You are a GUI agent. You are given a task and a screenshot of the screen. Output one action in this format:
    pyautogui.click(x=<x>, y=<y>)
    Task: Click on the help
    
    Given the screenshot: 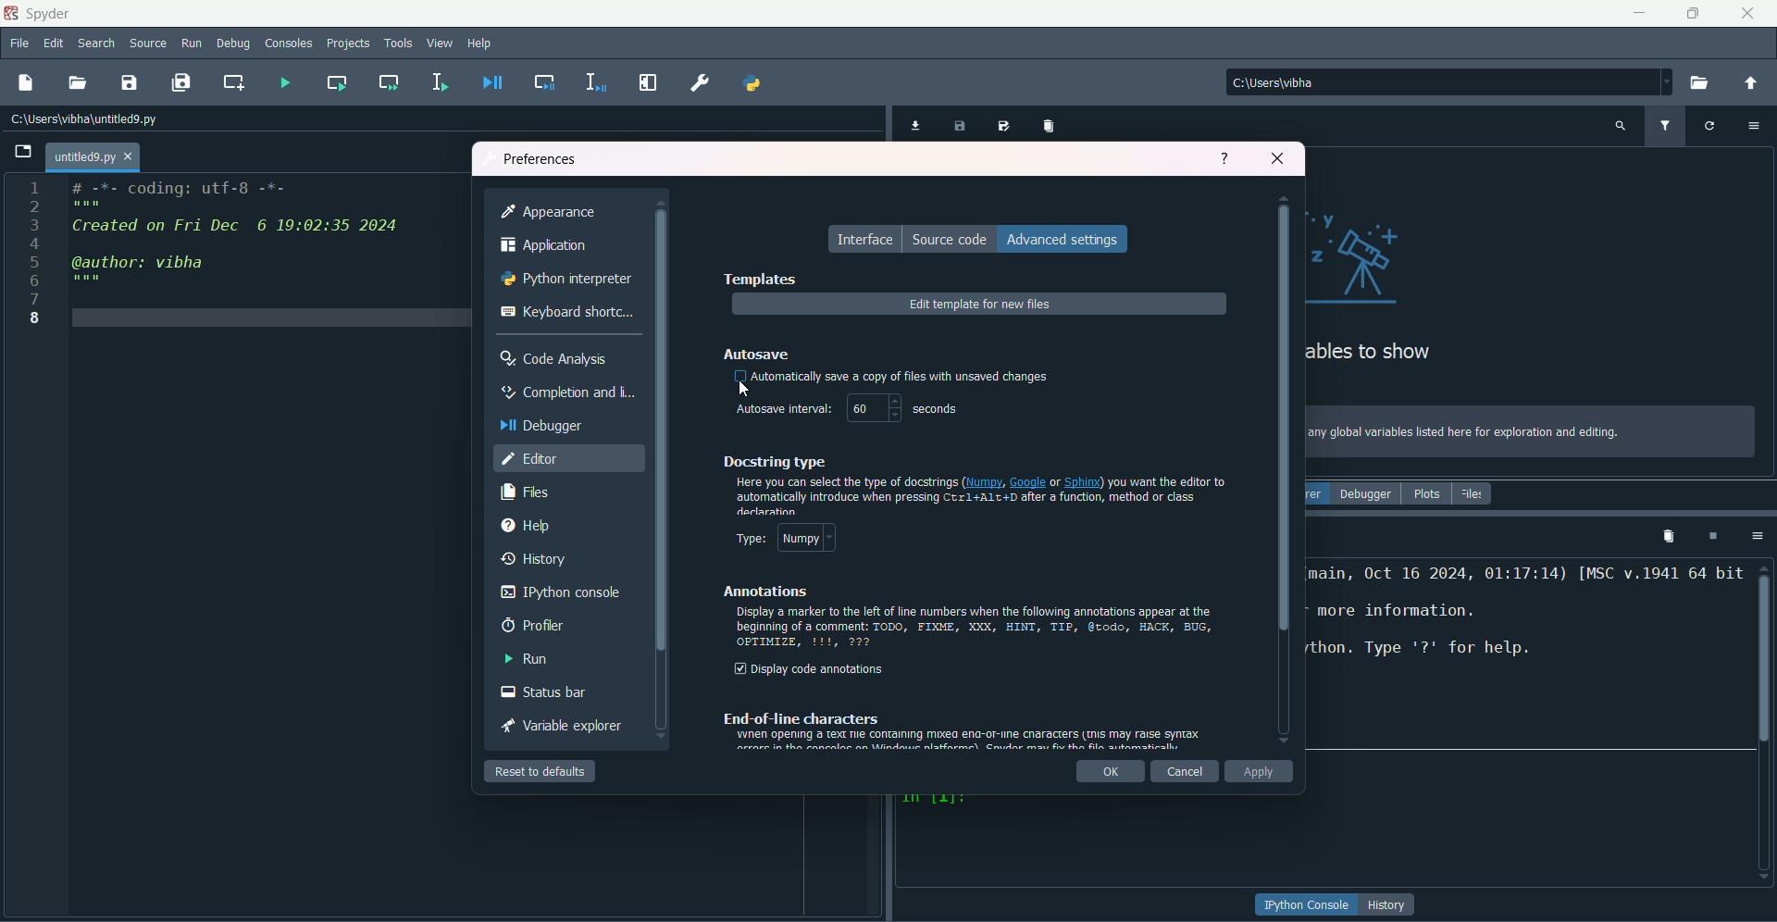 What is the action you would take?
    pyautogui.click(x=1225, y=159)
    